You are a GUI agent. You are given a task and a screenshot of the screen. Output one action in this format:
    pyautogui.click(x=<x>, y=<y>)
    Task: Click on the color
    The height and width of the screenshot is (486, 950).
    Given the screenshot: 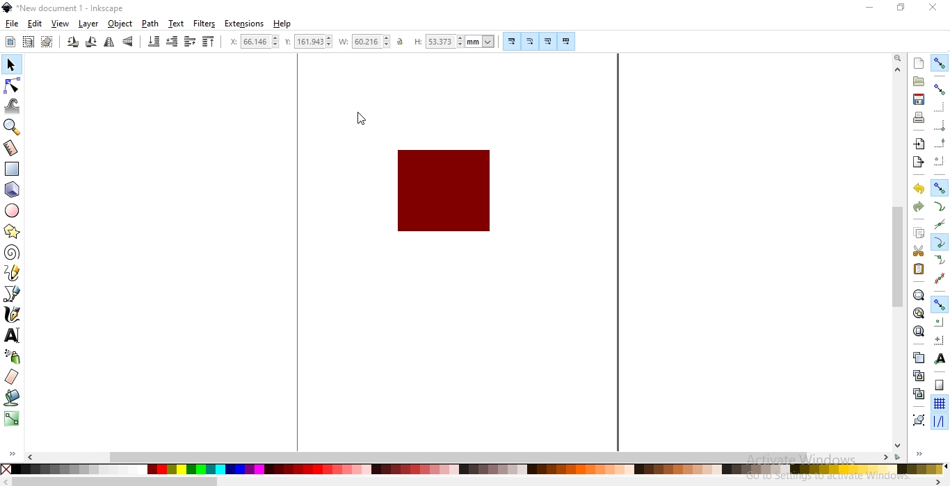 What is the action you would take?
    pyautogui.click(x=472, y=469)
    